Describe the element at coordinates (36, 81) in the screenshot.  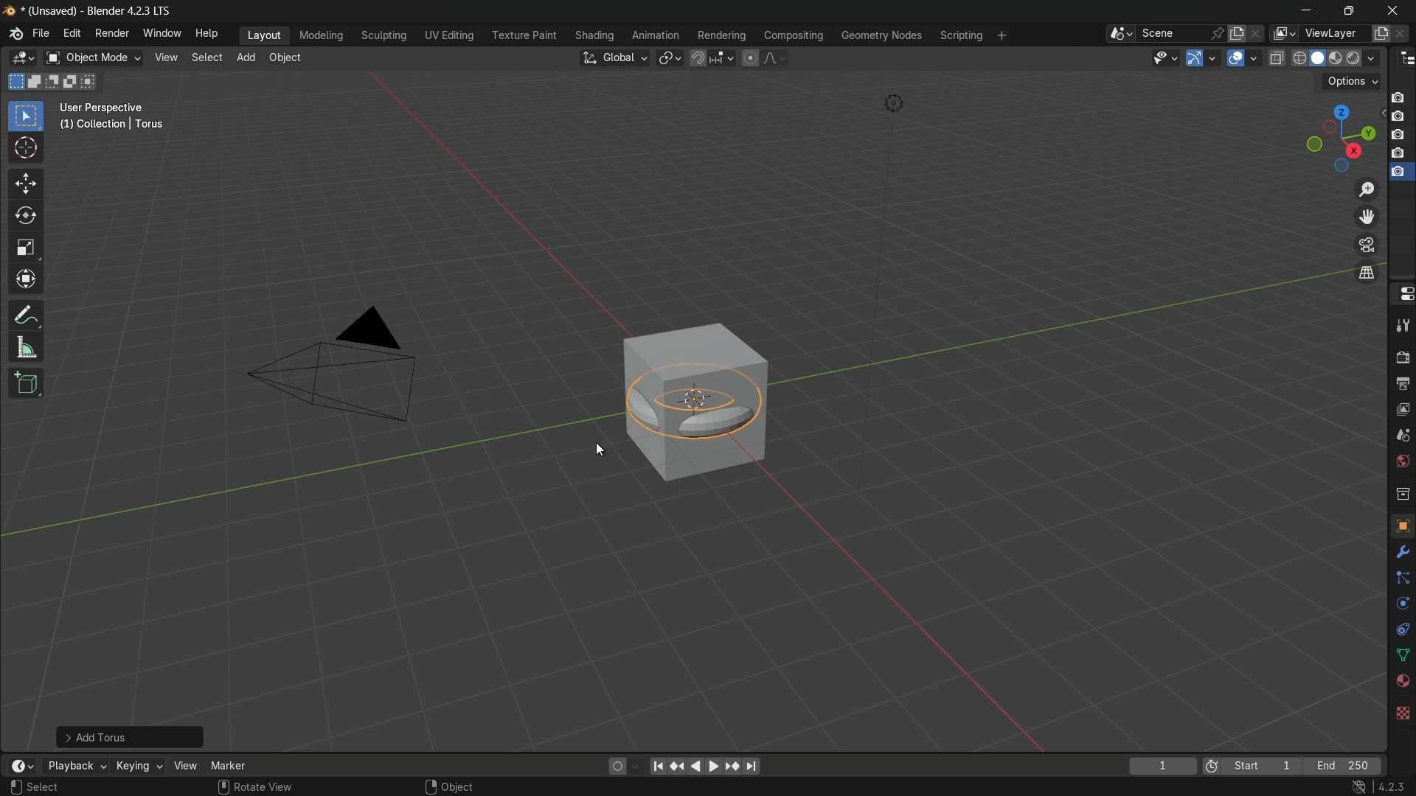
I see `extend existing selection` at that location.